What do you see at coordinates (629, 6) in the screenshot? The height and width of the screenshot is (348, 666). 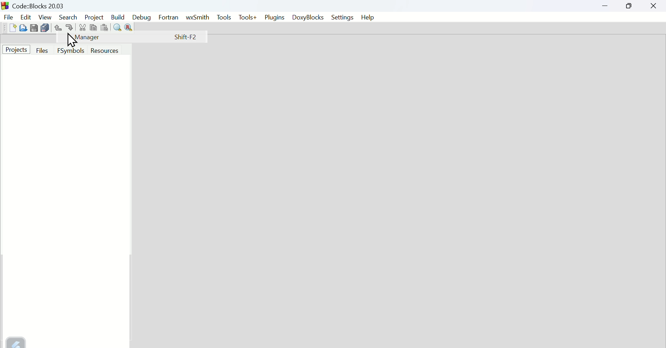 I see `Maximize` at bounding box center [629, 6].